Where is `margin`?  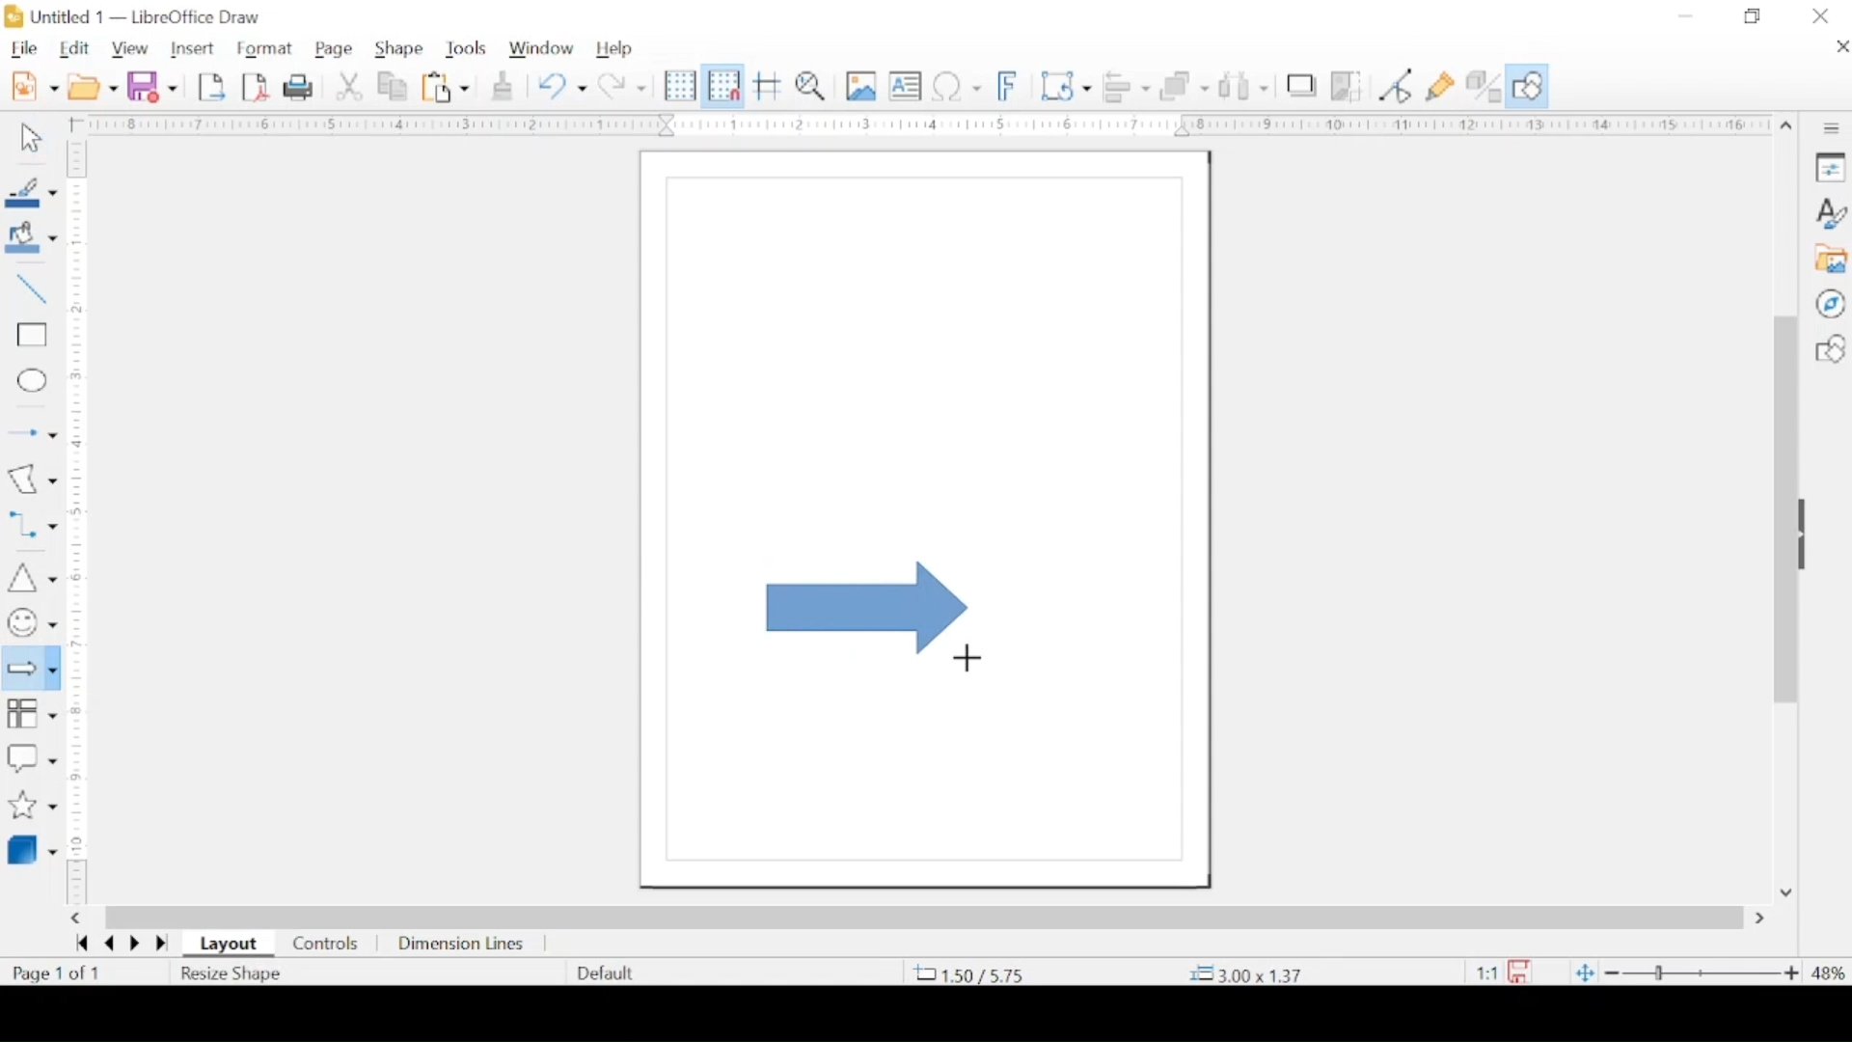
margin is located at coordinates (916, 124).